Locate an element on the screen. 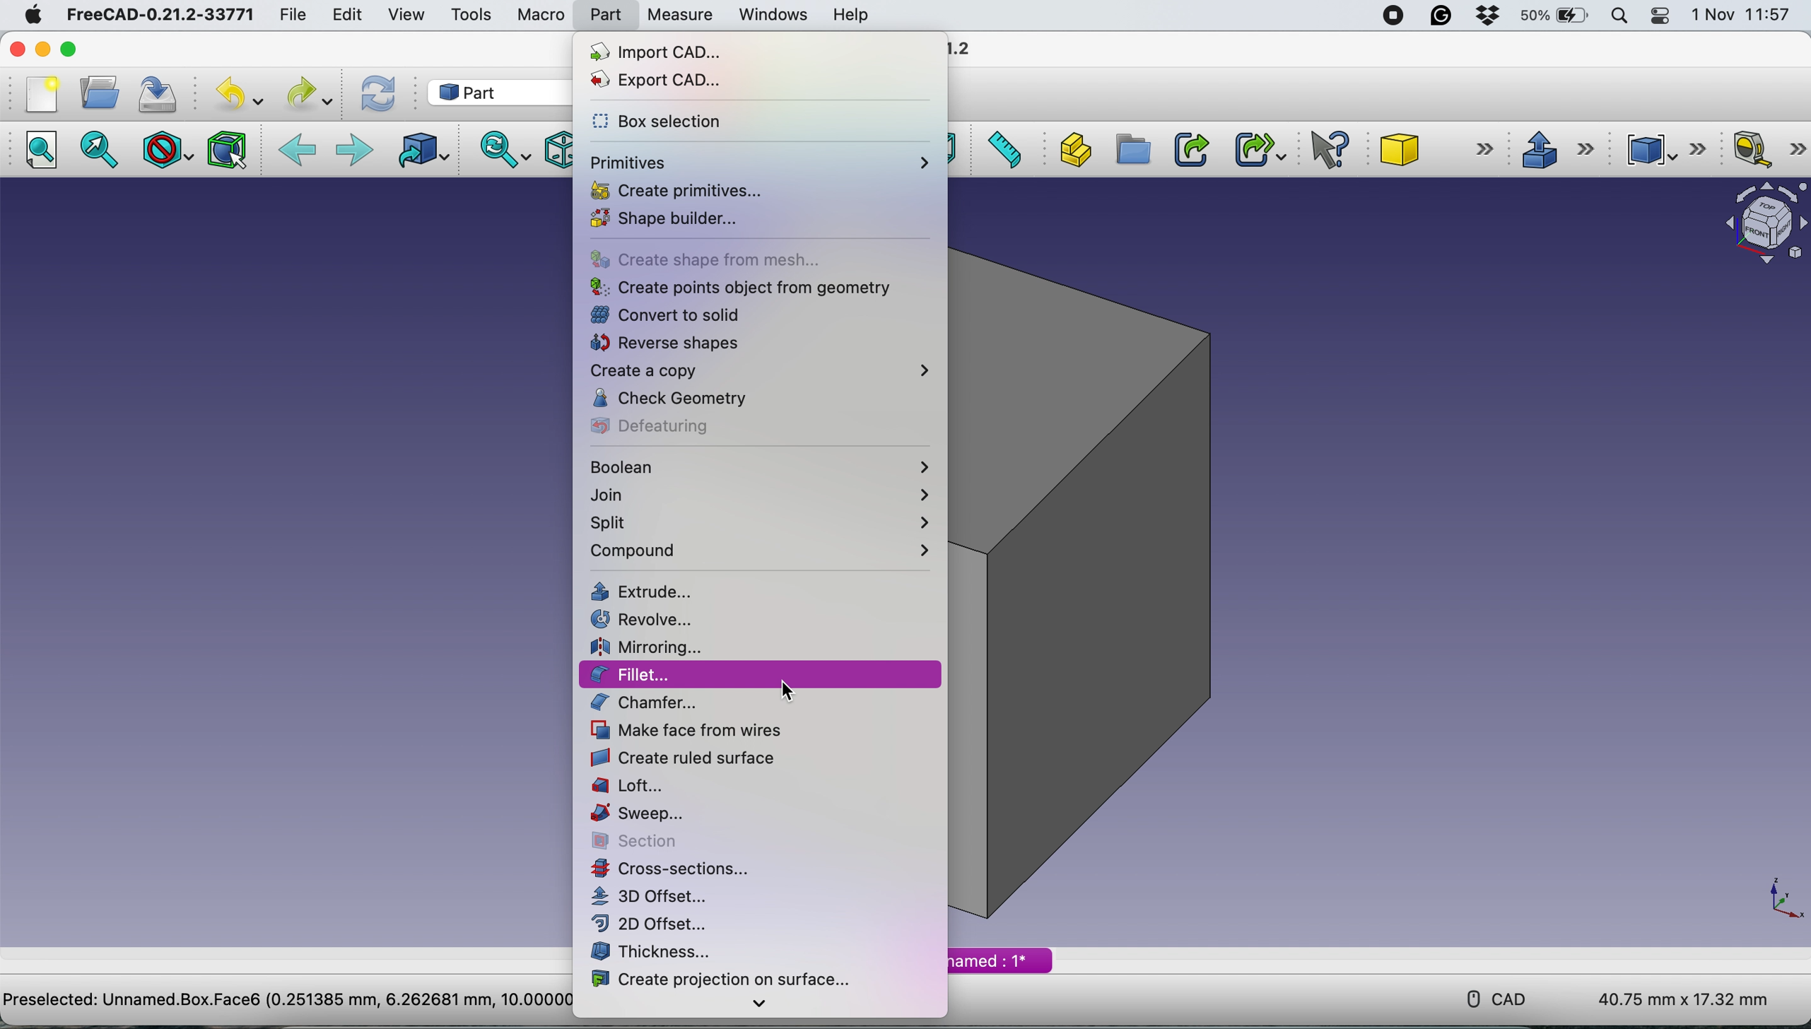 The height and width of the screenshot is (1029, 1811). xy coordinate is located at coordinates (1768, 897).